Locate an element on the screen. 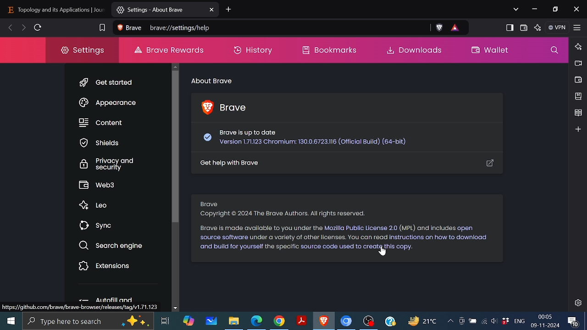 The width and height of the screenshot is (587, 330). ) Brave is up to date
Version 171123 Chromium: 130.0.6723.116 (Official Build) (64-bit) is located at coordinates (309, 139).